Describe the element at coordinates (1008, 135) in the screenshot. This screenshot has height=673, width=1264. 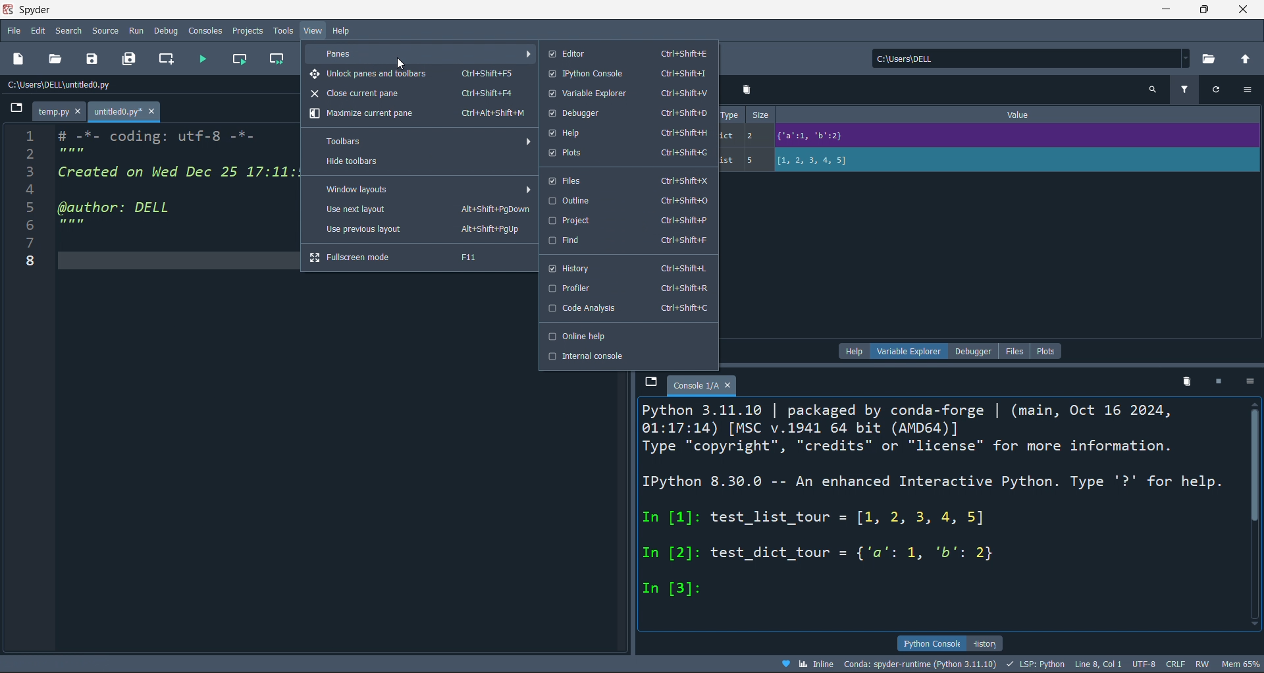
I see `value of variable` at that location.